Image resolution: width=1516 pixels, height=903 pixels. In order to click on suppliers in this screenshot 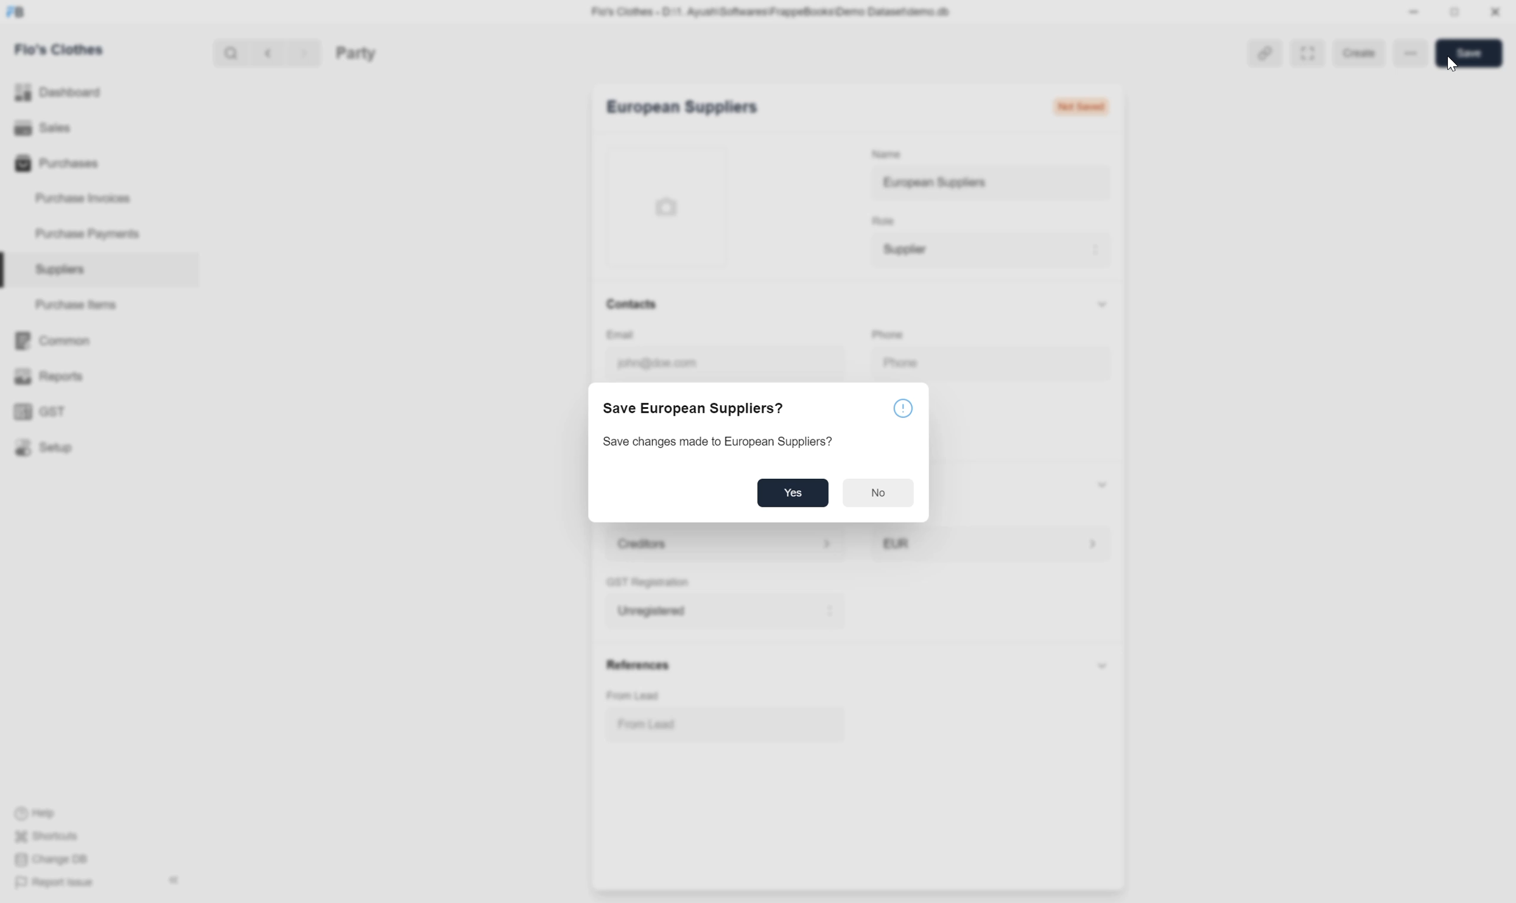, I will do `click(59, 270)`.